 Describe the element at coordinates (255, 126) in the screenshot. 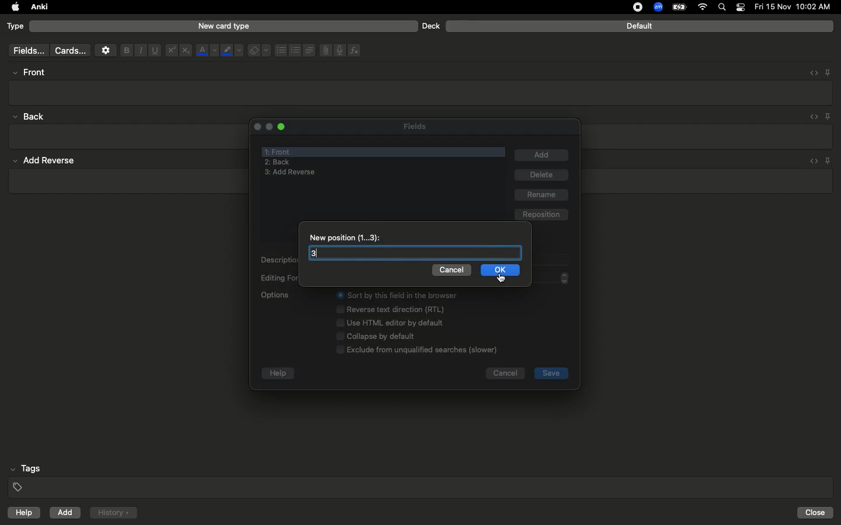

I see `Close` at that location.